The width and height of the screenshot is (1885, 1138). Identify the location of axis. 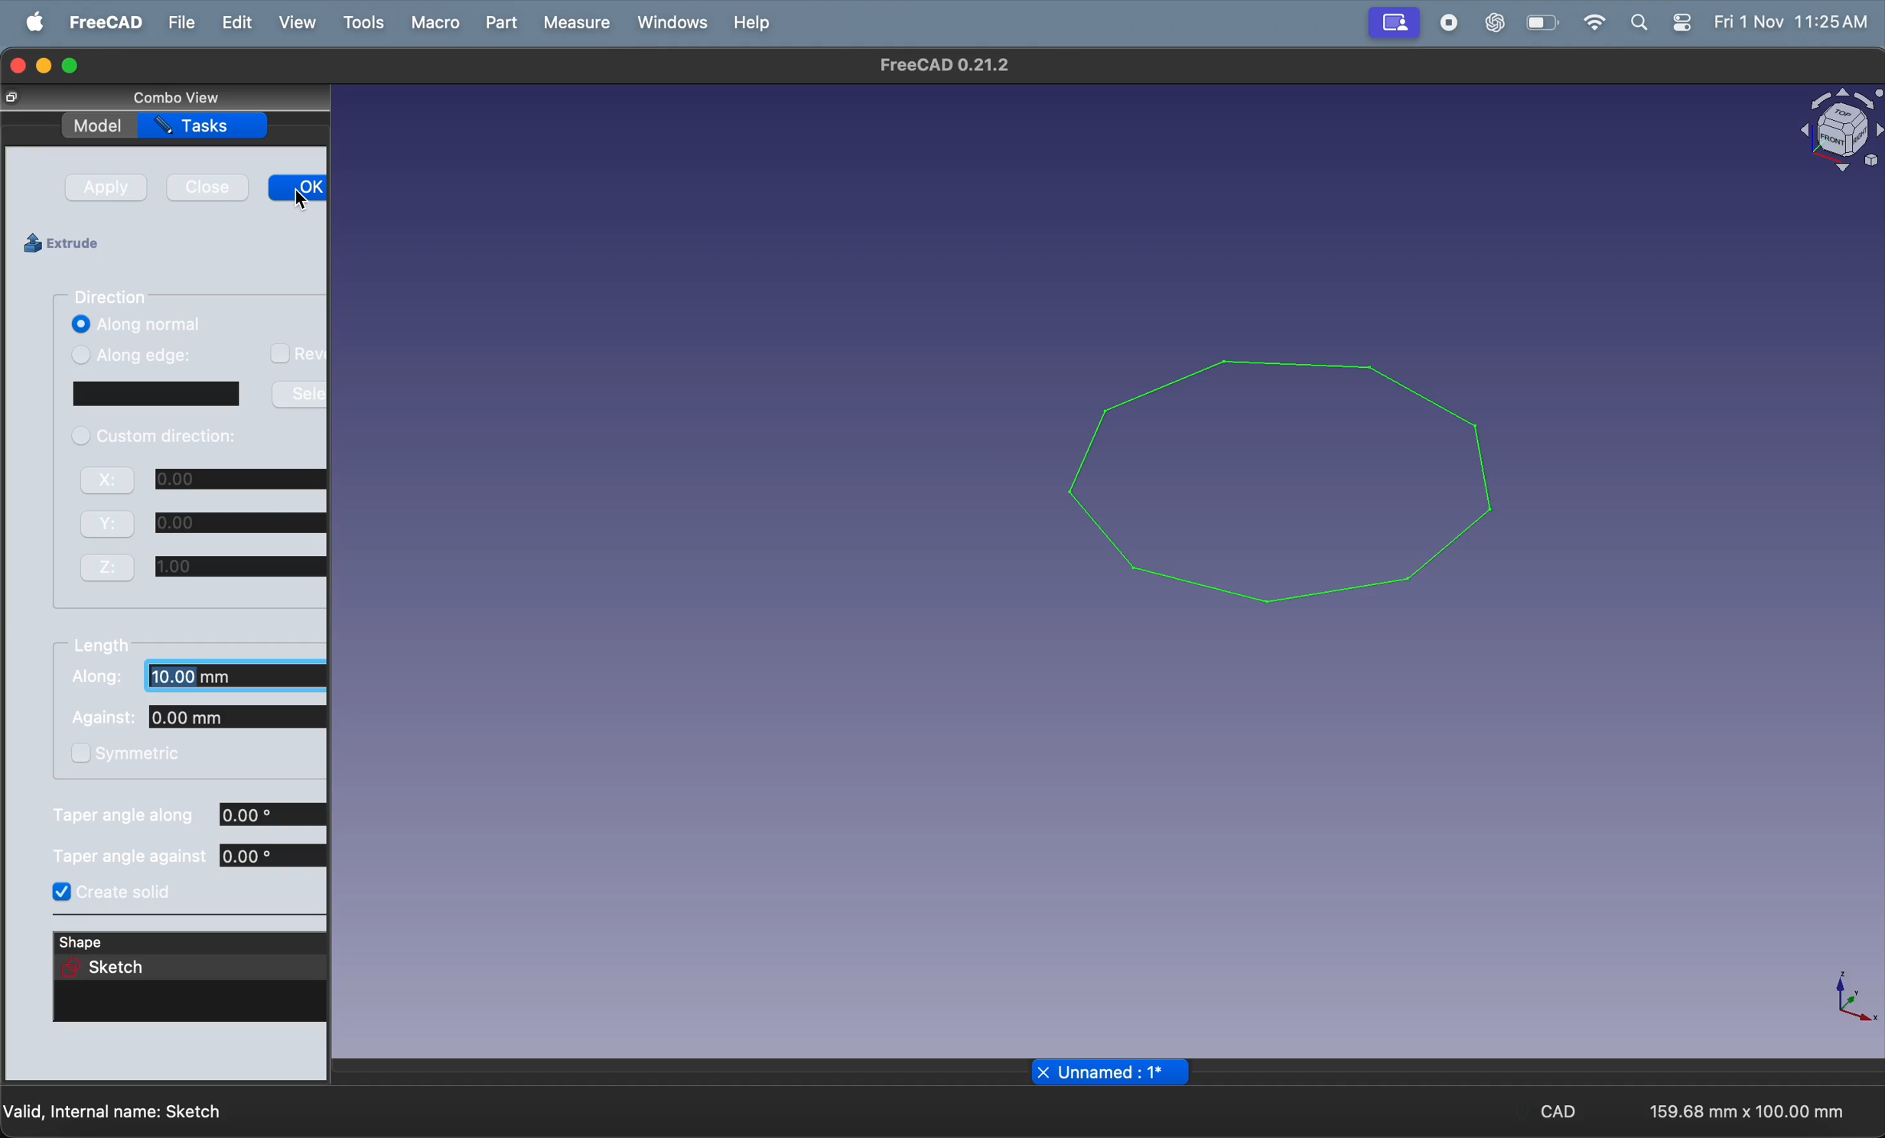
(1847, 999).